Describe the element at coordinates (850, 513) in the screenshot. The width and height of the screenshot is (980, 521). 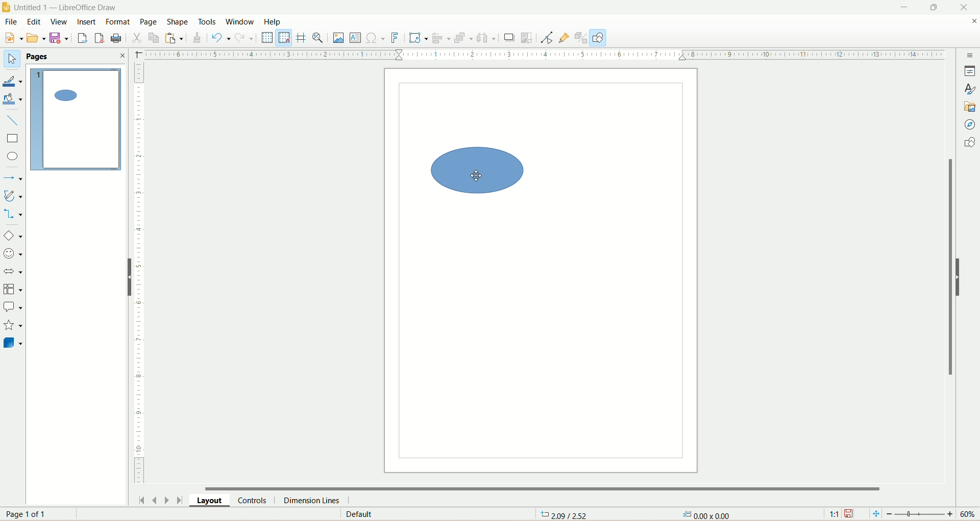
I see `save` at that location.